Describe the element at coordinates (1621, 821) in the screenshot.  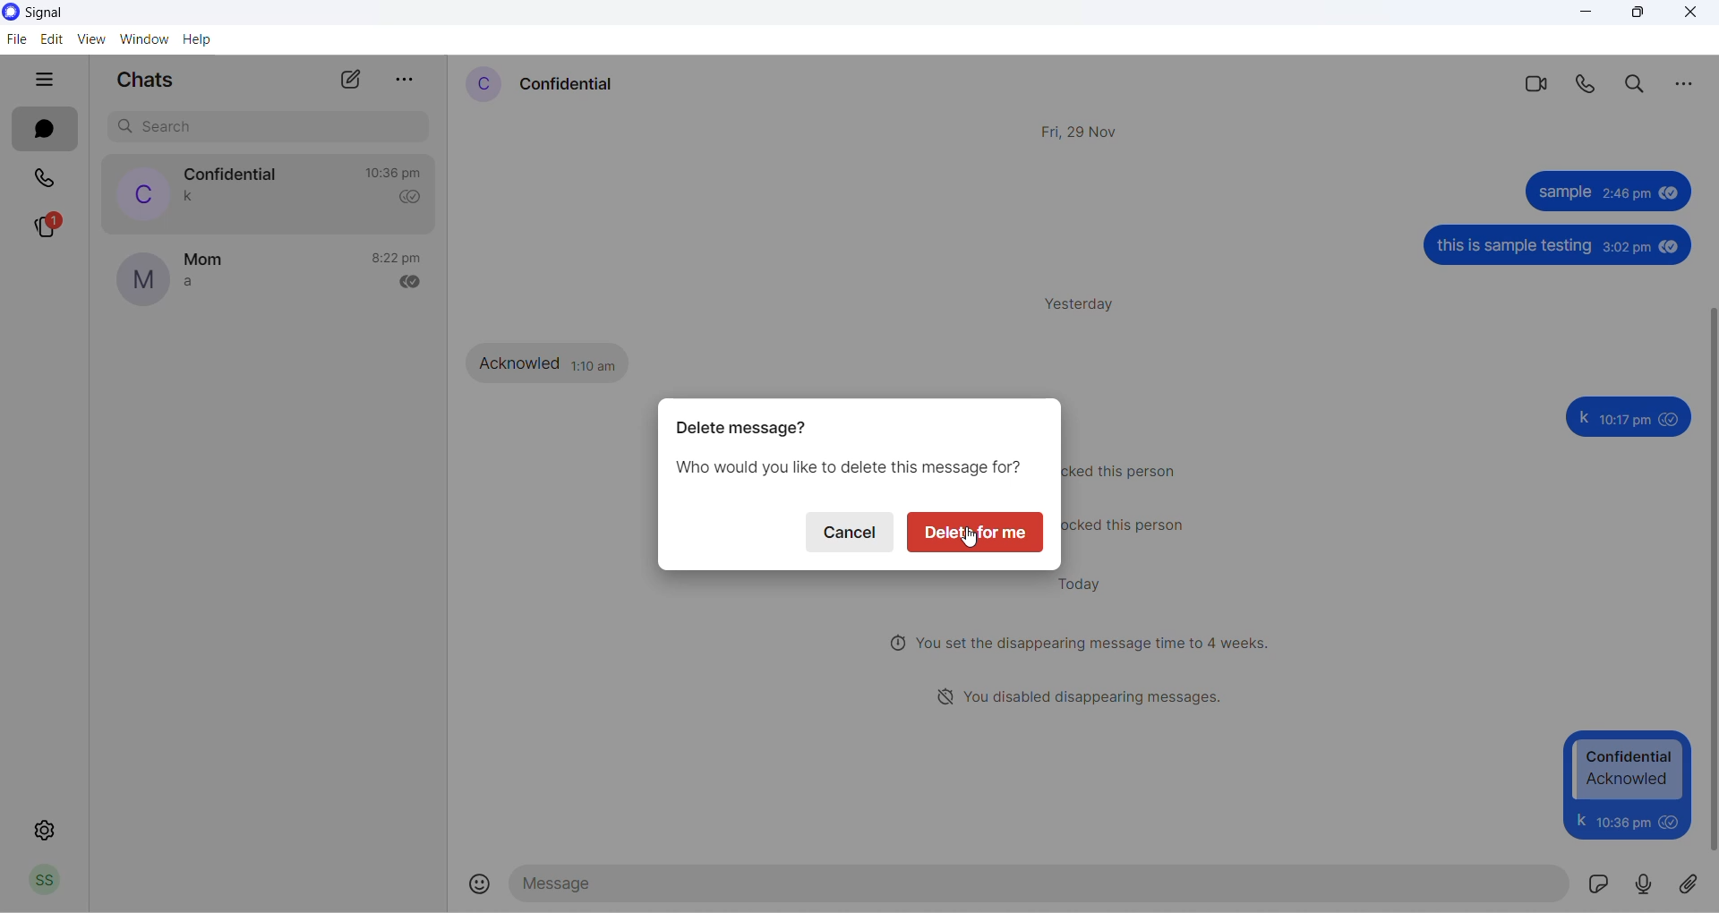
I see `10:36 pm` at that location.